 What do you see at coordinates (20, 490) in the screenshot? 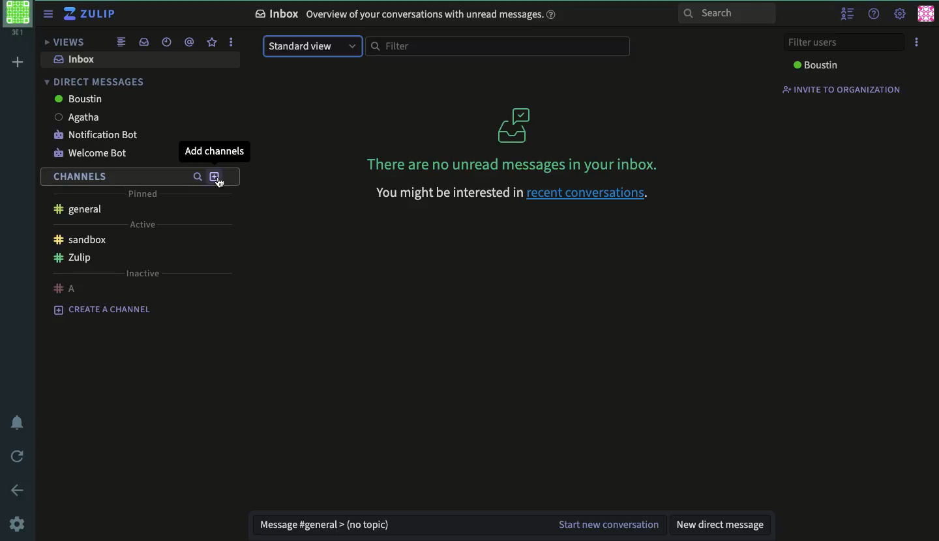
I see `back` at bounding box center [20, 490].